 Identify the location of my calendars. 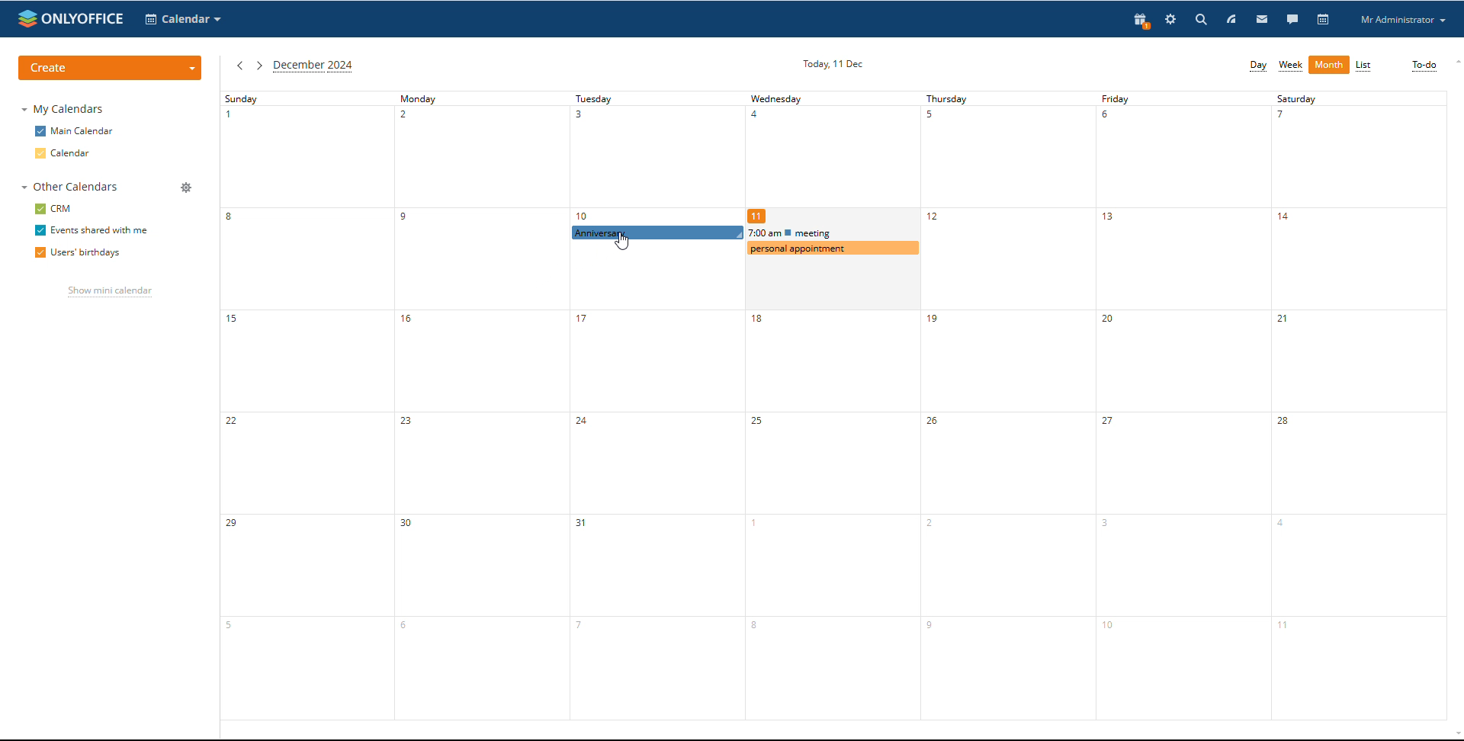
(65, 109).